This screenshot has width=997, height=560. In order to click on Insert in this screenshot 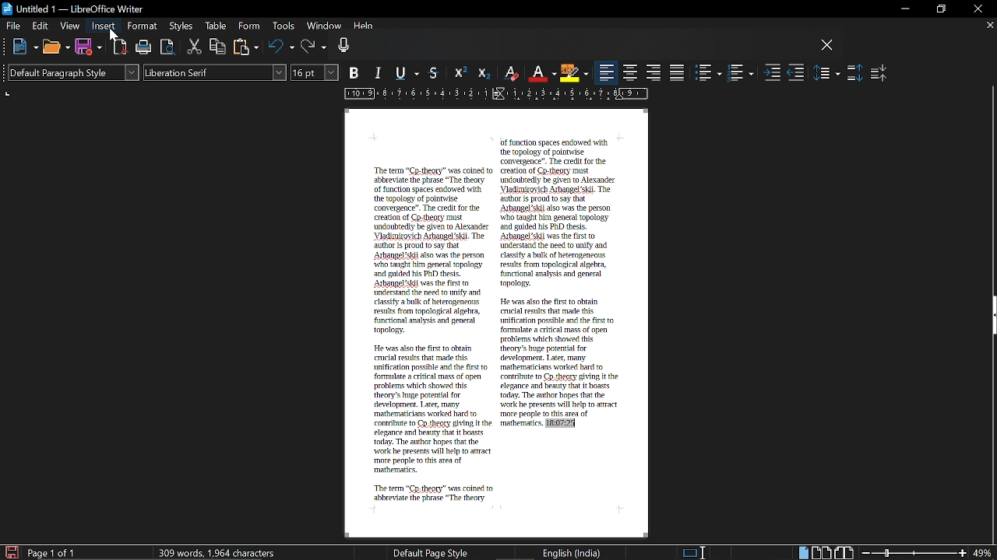, I will do `click(104, 26)`.